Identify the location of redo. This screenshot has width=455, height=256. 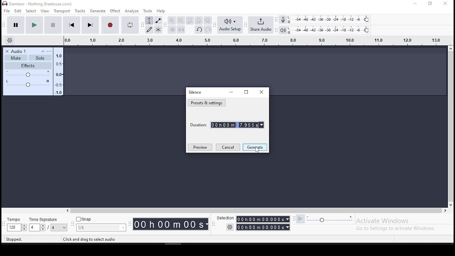
(208, 30).